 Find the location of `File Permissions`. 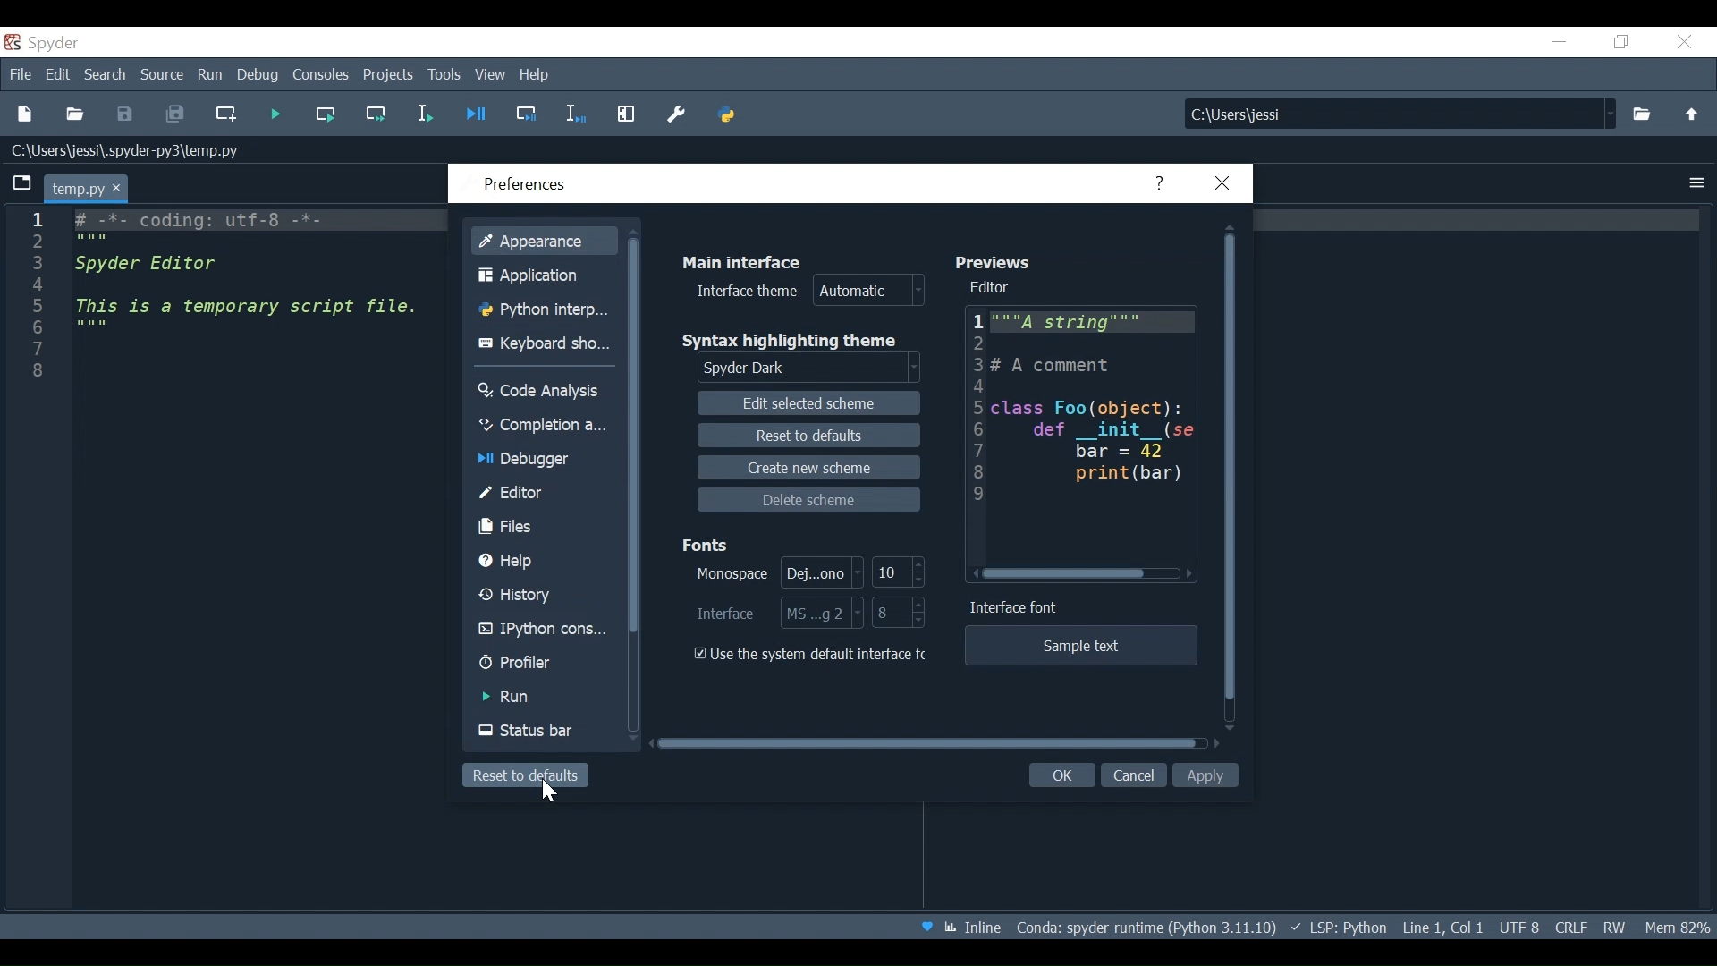

File Permissions is located at coordinates (1614, 928).